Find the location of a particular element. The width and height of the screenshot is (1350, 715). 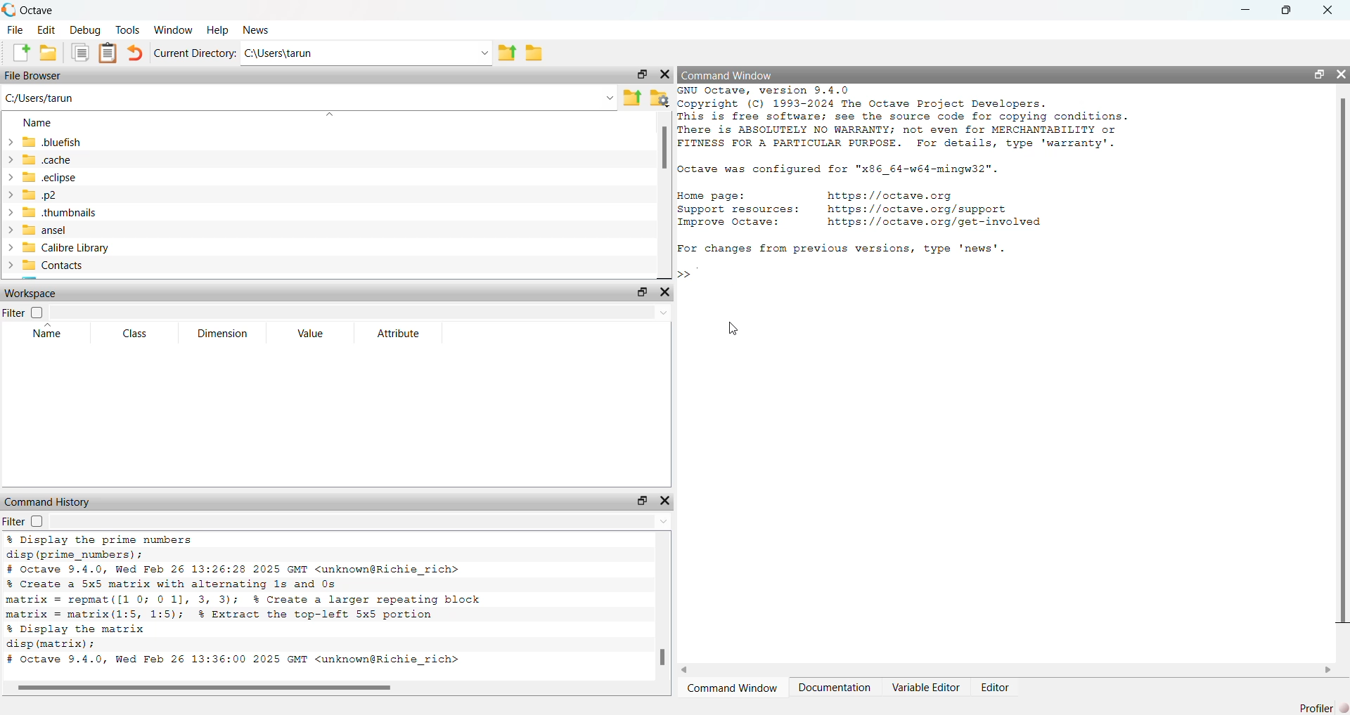

hide widget is located at coordinates (666, 294).